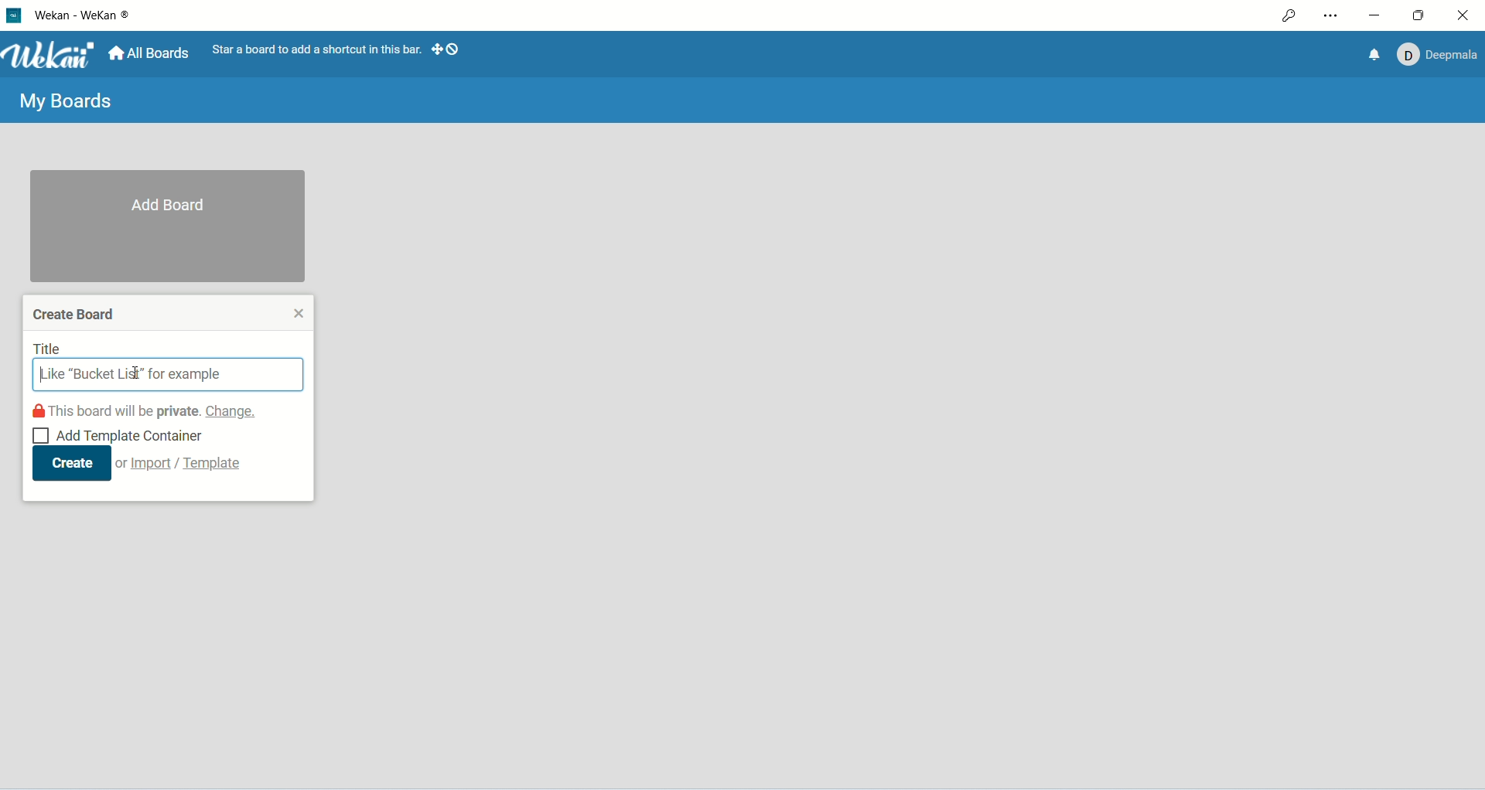 This screenshot has width=1485, height=790. I want to click on minimize, so click(1379, 14).